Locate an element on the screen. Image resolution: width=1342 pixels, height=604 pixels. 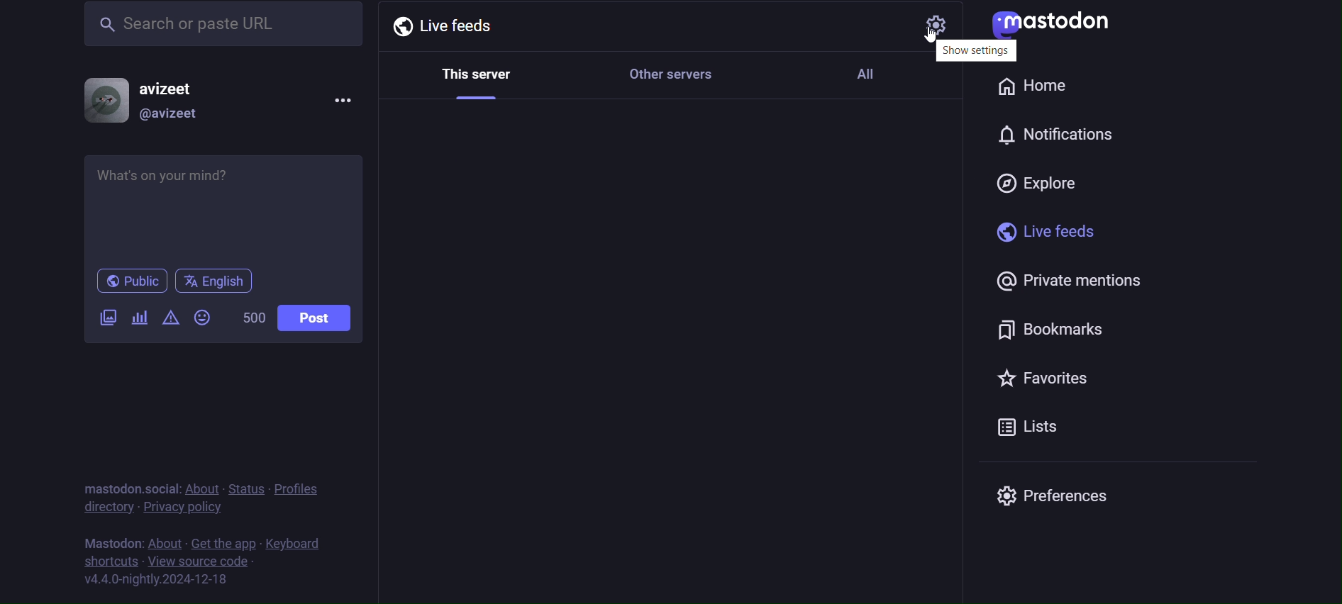
whats on your mind is located at coordinates (225, 205).